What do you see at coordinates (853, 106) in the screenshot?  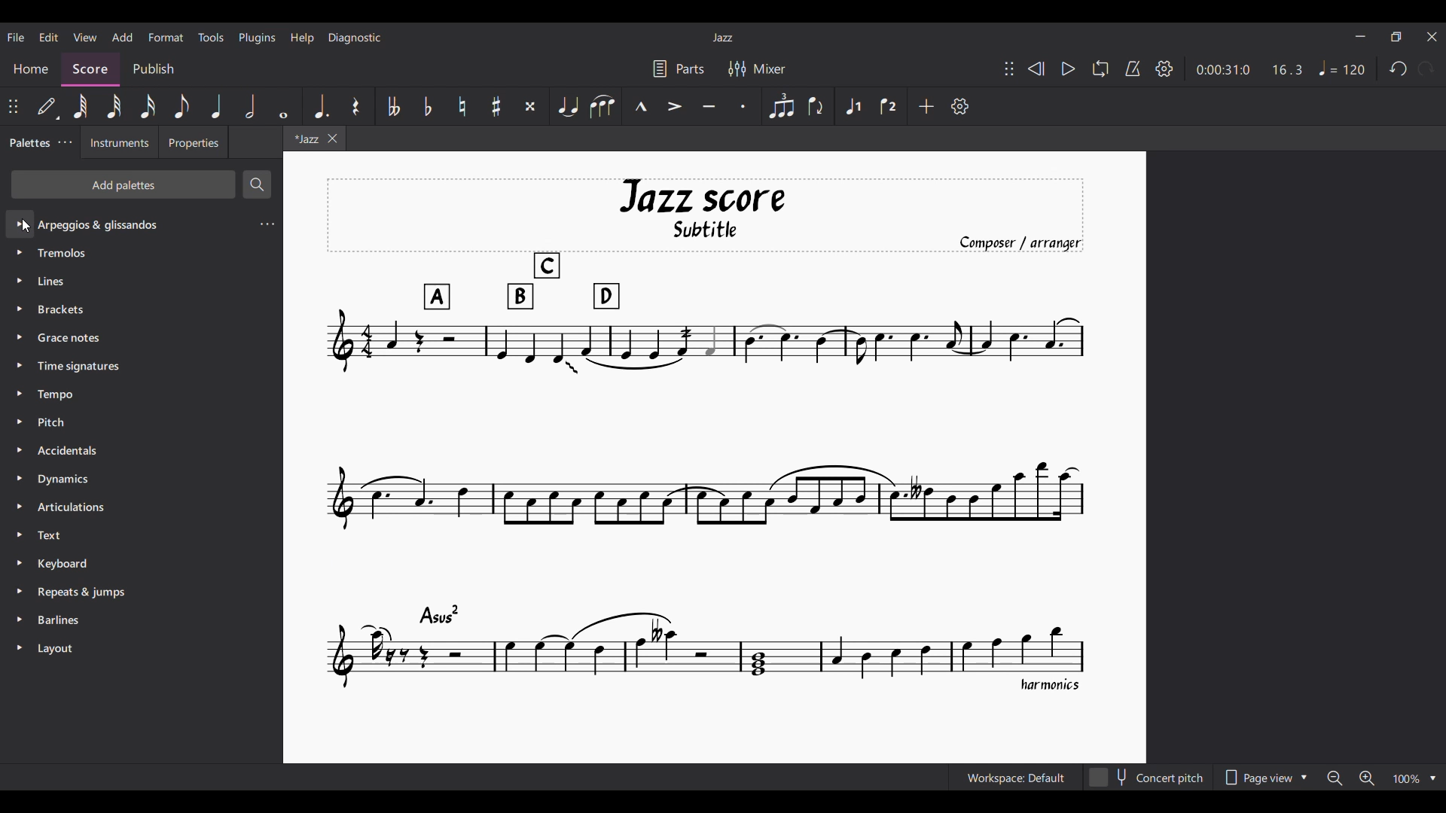 I see `Voice 1` at bounding box center [853, 106].